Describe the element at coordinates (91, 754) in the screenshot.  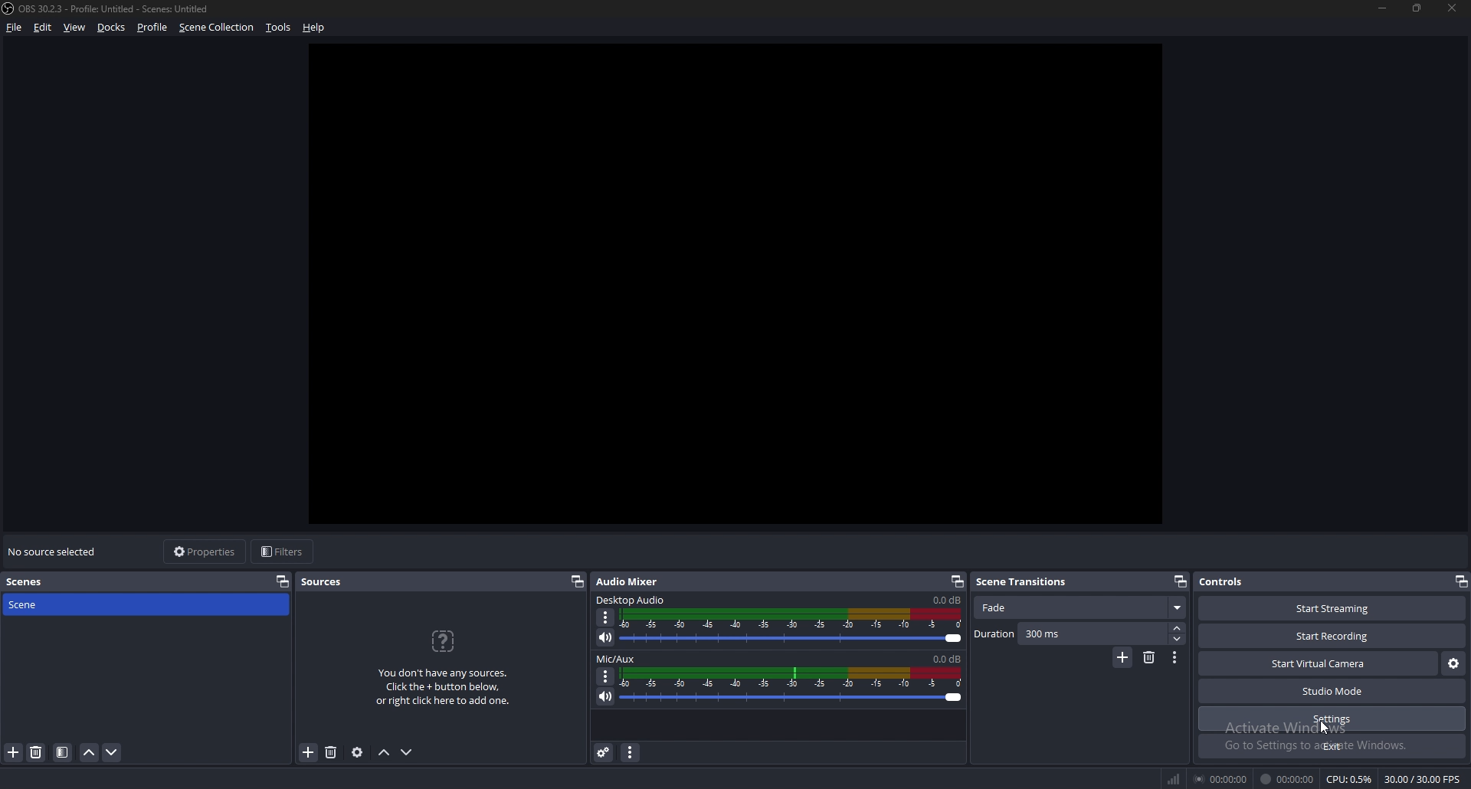
I see `move scene up` at that location.